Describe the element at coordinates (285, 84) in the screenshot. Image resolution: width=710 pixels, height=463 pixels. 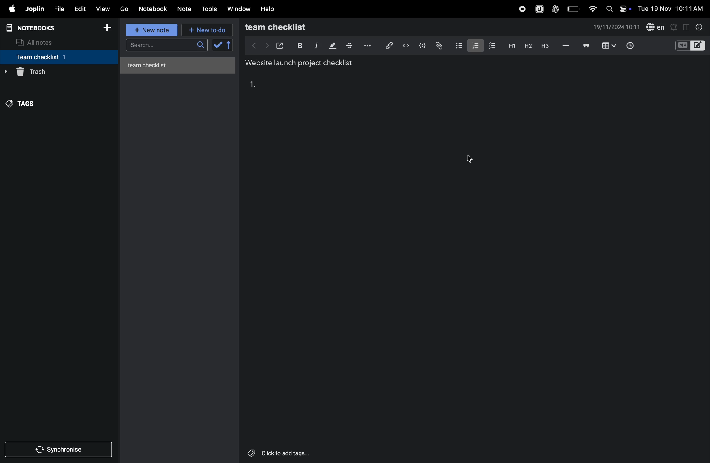
I see `task 1` at that location.